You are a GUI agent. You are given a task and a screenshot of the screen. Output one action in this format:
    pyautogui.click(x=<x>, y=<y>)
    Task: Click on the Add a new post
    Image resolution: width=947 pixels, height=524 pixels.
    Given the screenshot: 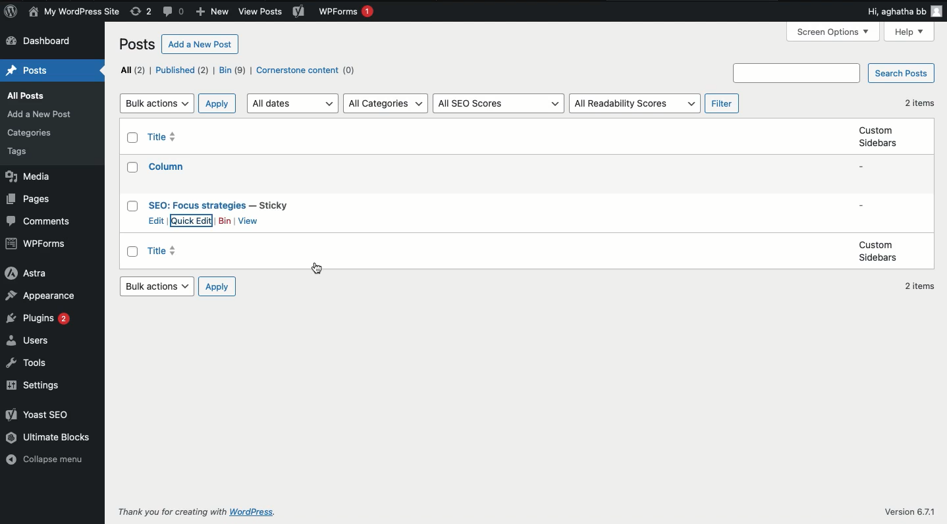 What is the action you would take?
    pyautogui.click(x=201, y=43)
    